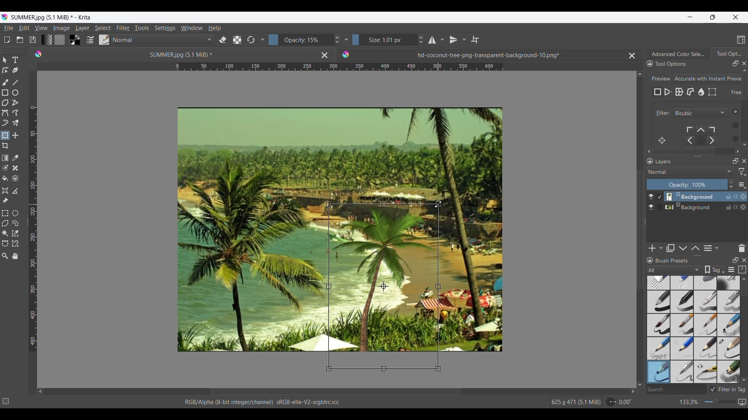  Describe the element at coordinates (89, 40) in the screenshot. I see `Edit brush settings` at that location.